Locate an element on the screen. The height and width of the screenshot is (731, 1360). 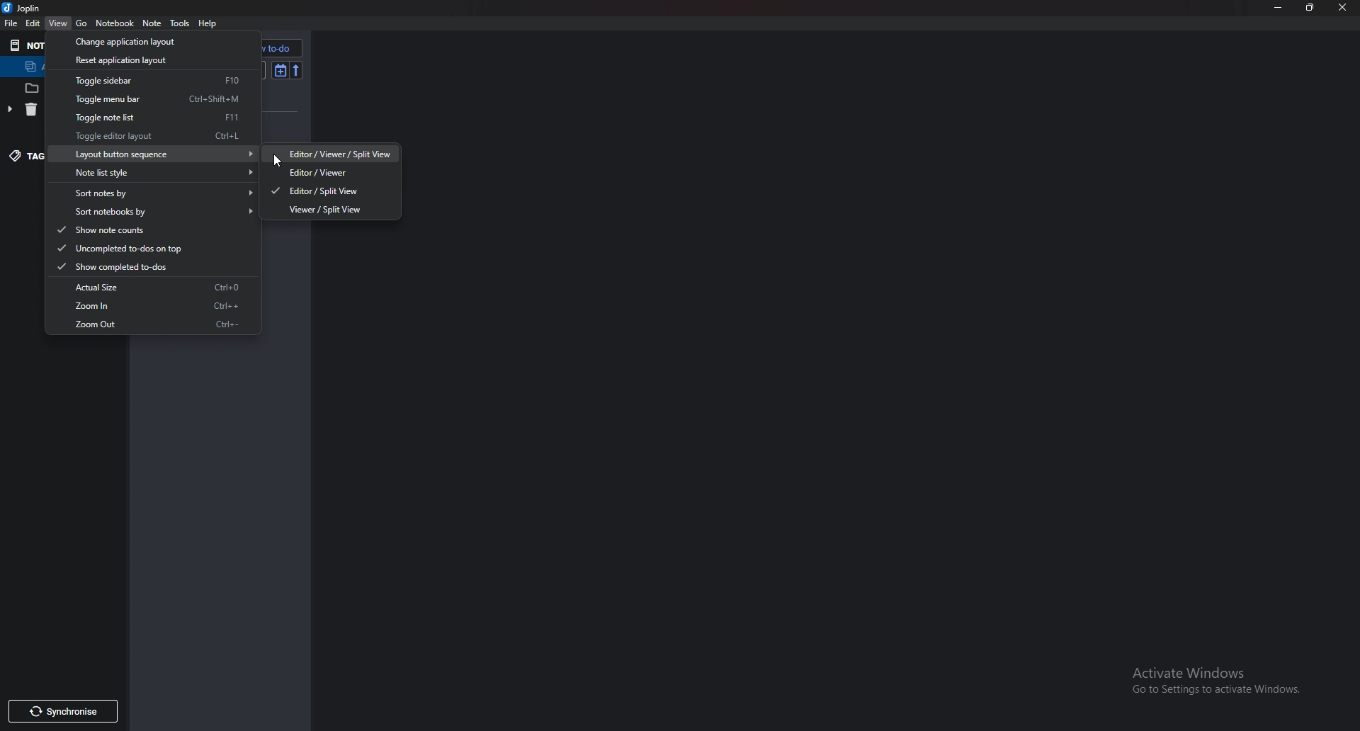
editor/ viewer/ split view is located at coordinates (334, 154).